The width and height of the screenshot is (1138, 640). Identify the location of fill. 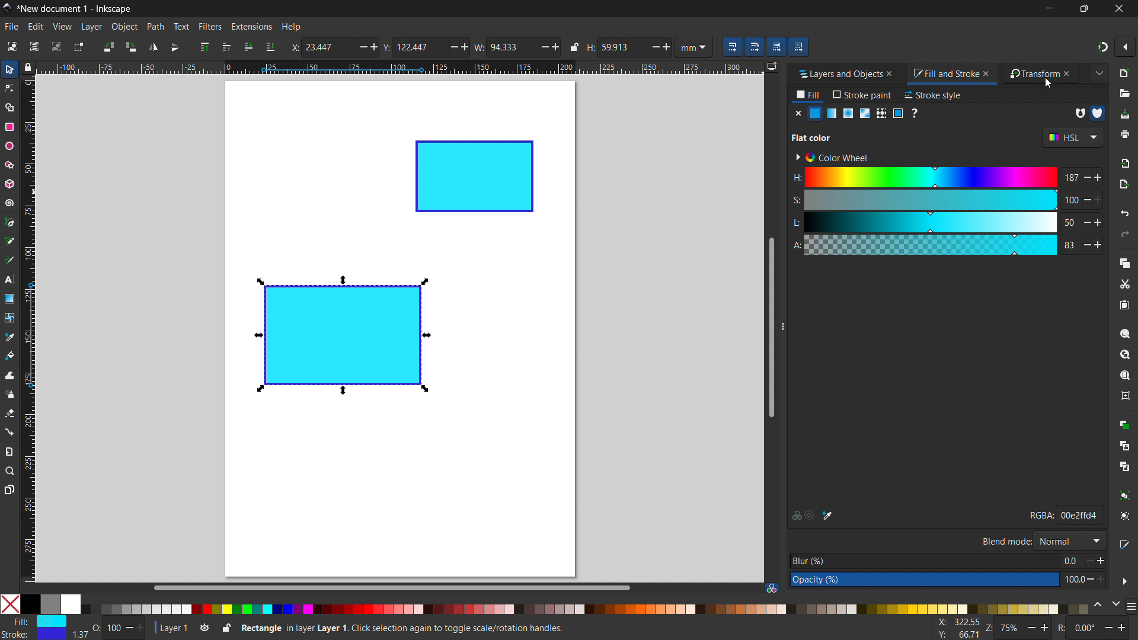
(808, 96).